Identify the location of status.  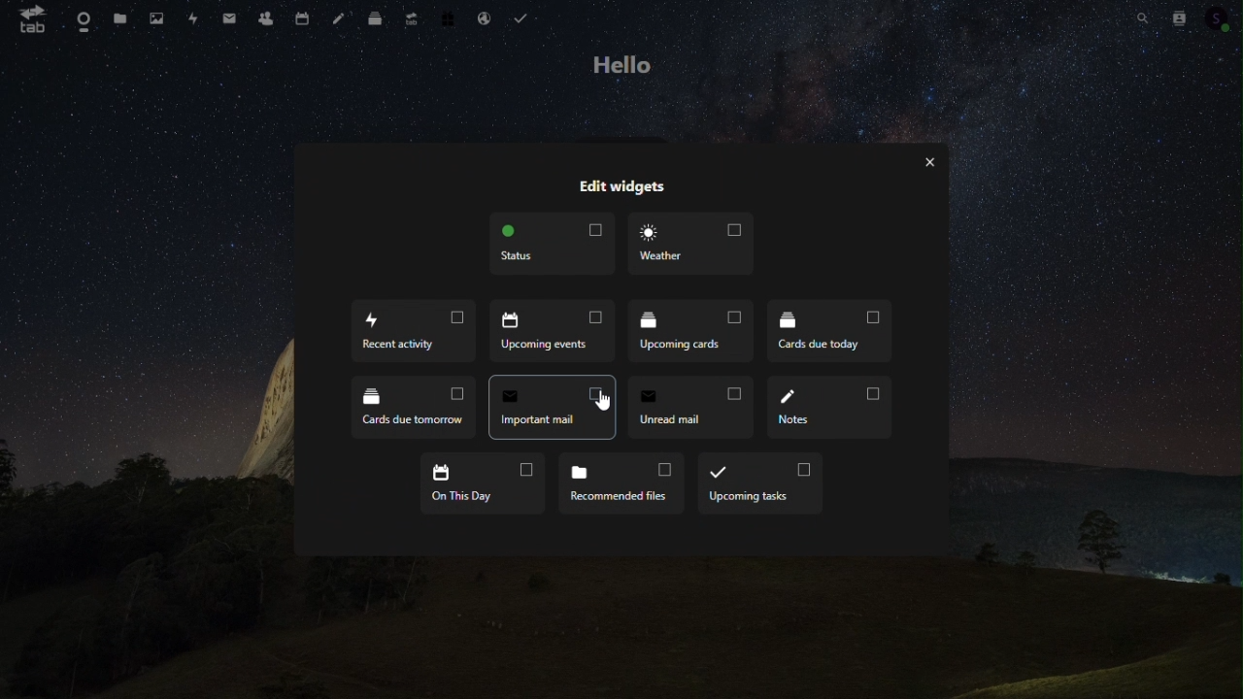
(554, 244).